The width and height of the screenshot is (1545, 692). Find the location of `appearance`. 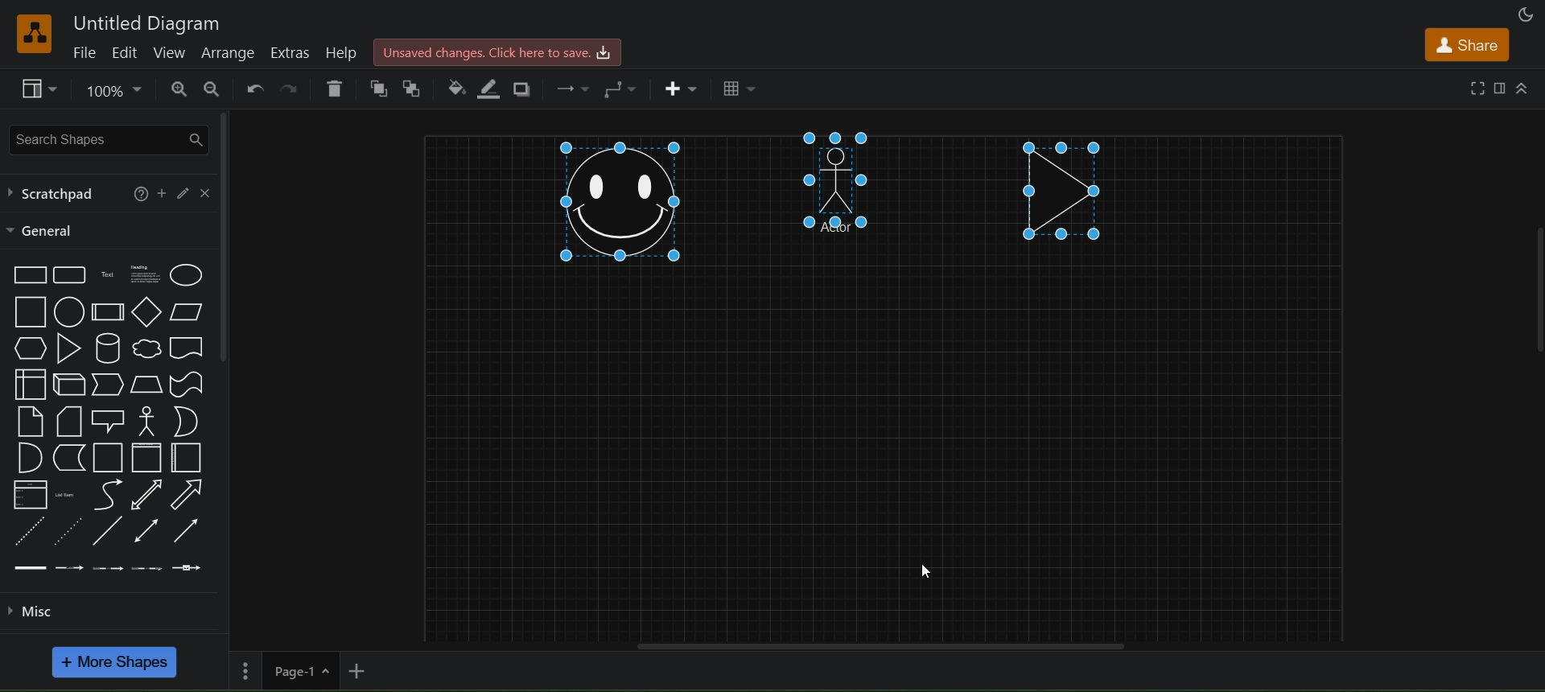

appearance is located at coordinates (1524, 14).